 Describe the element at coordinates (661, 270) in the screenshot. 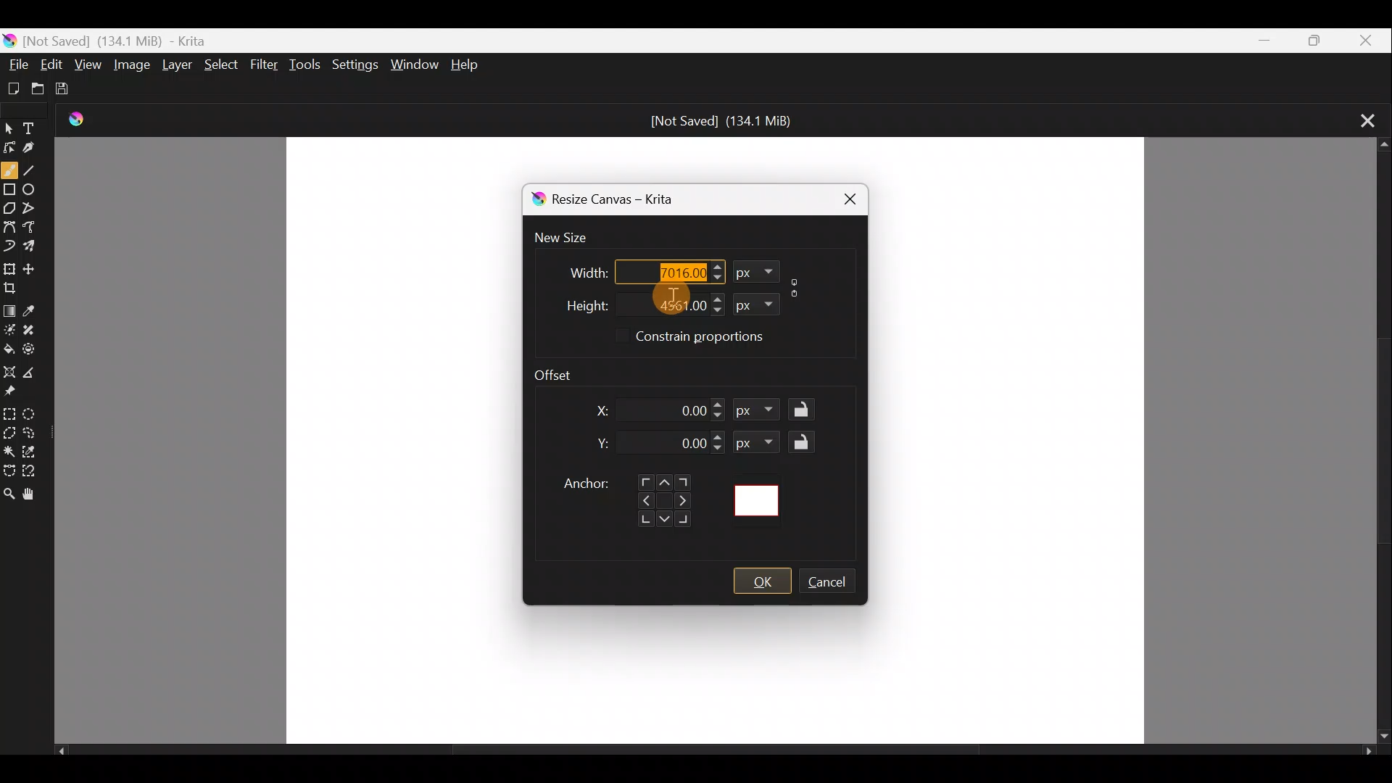

I see `7016.00` at that location.